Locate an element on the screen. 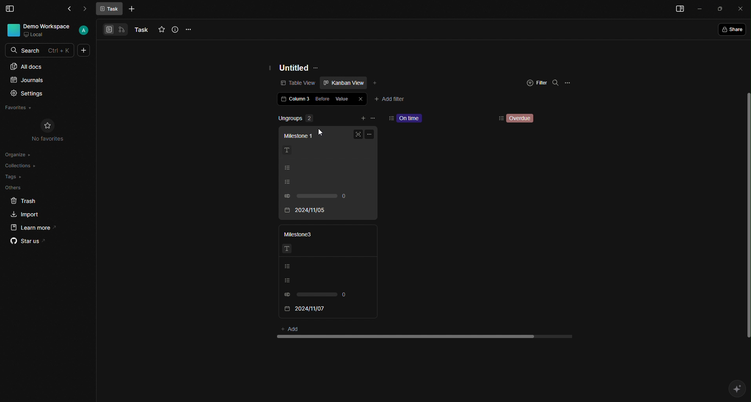  Before is located at coordinates (322, 99).